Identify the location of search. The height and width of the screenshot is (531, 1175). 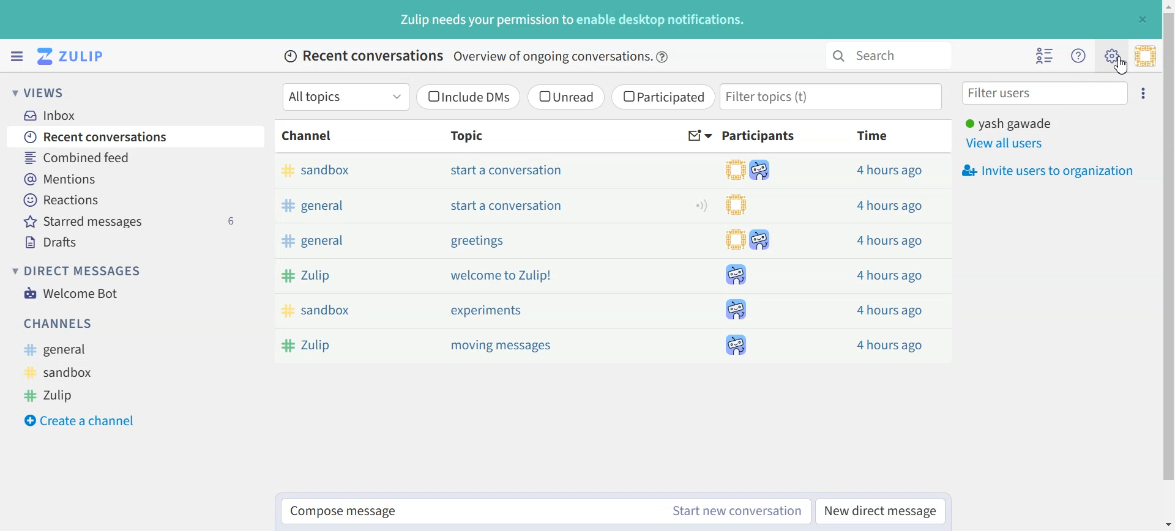
(886, 56).